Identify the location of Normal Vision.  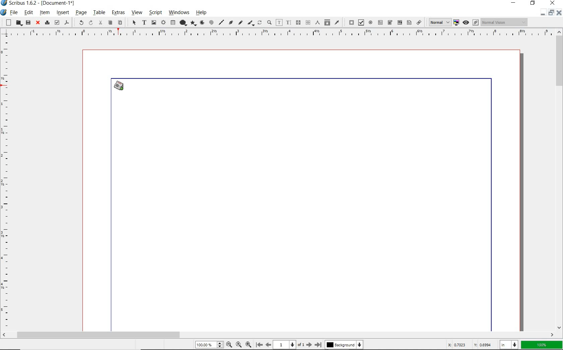
(505, 22).